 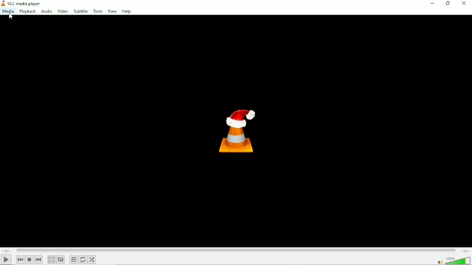 I want to click on Help, so click(x=127, y=11).